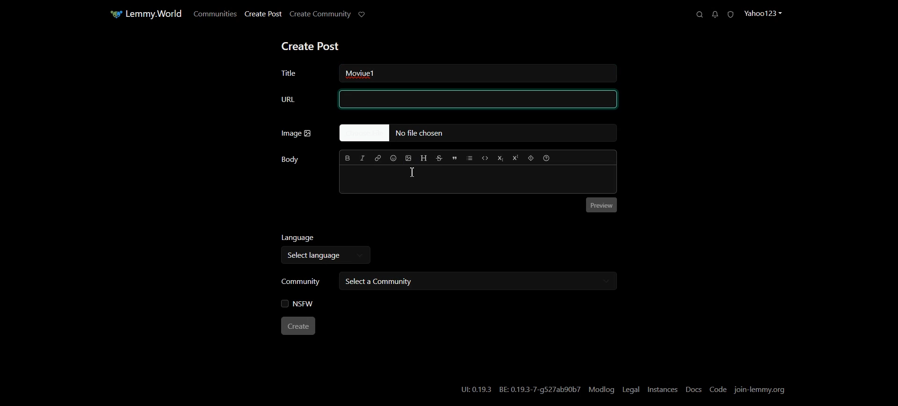  What do you see at coordinates (517, 389) in the screenshot?
I see `UI: 0.19.3 BE: 0.19.3-7-g527ab90b7` at bounding box center [517, 389].